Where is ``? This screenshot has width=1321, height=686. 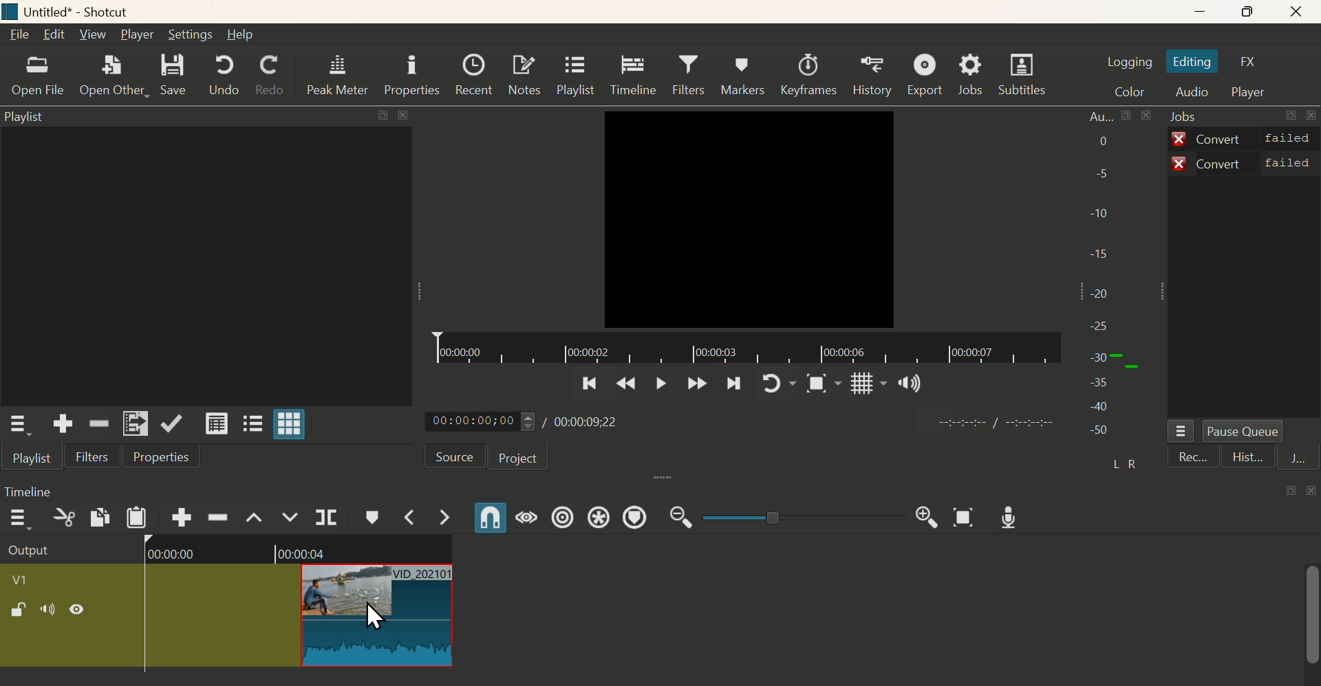
 is located at coordinates (924, 518).